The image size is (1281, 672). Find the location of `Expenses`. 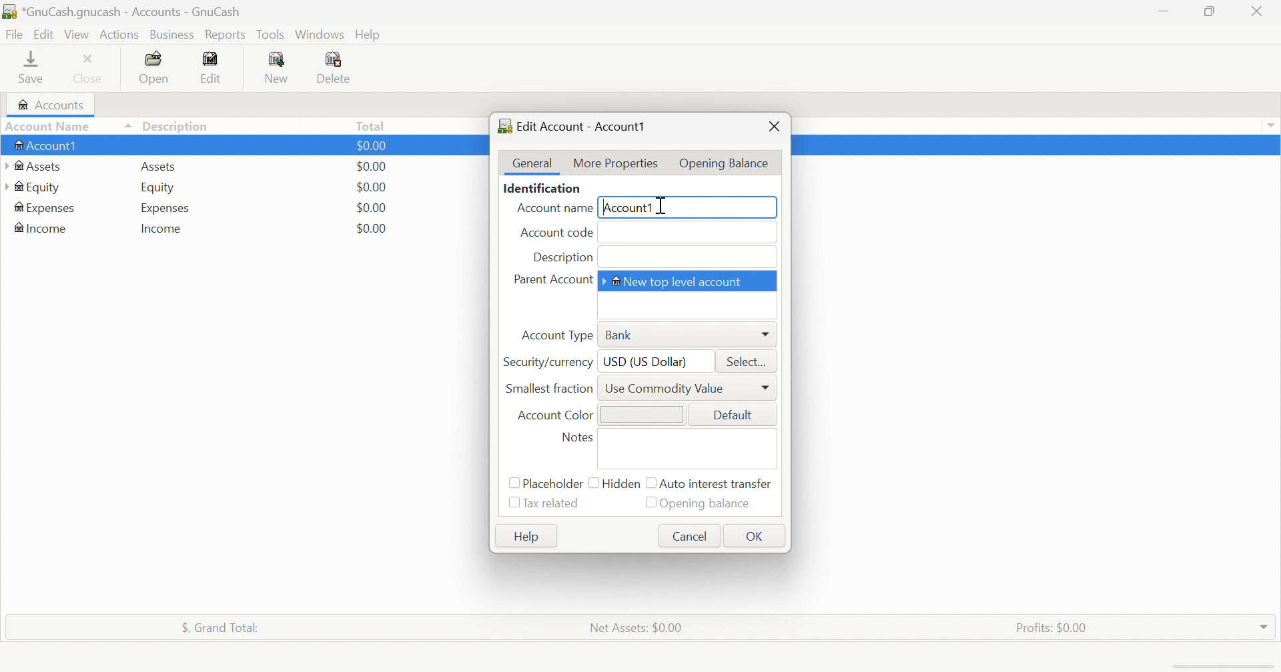

Expenses is located at coordinates (43, 208).